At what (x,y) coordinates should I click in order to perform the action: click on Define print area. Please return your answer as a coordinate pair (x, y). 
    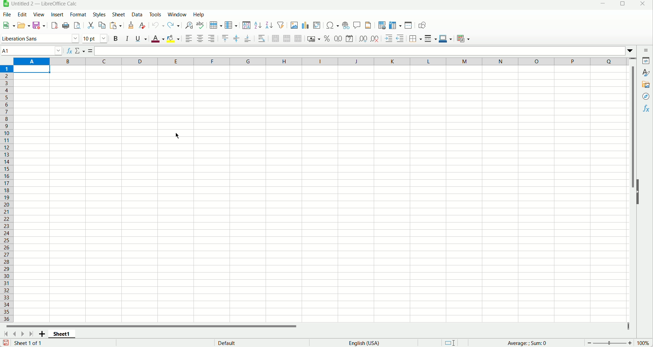
    Looking at the image, I should click on (382, 25).